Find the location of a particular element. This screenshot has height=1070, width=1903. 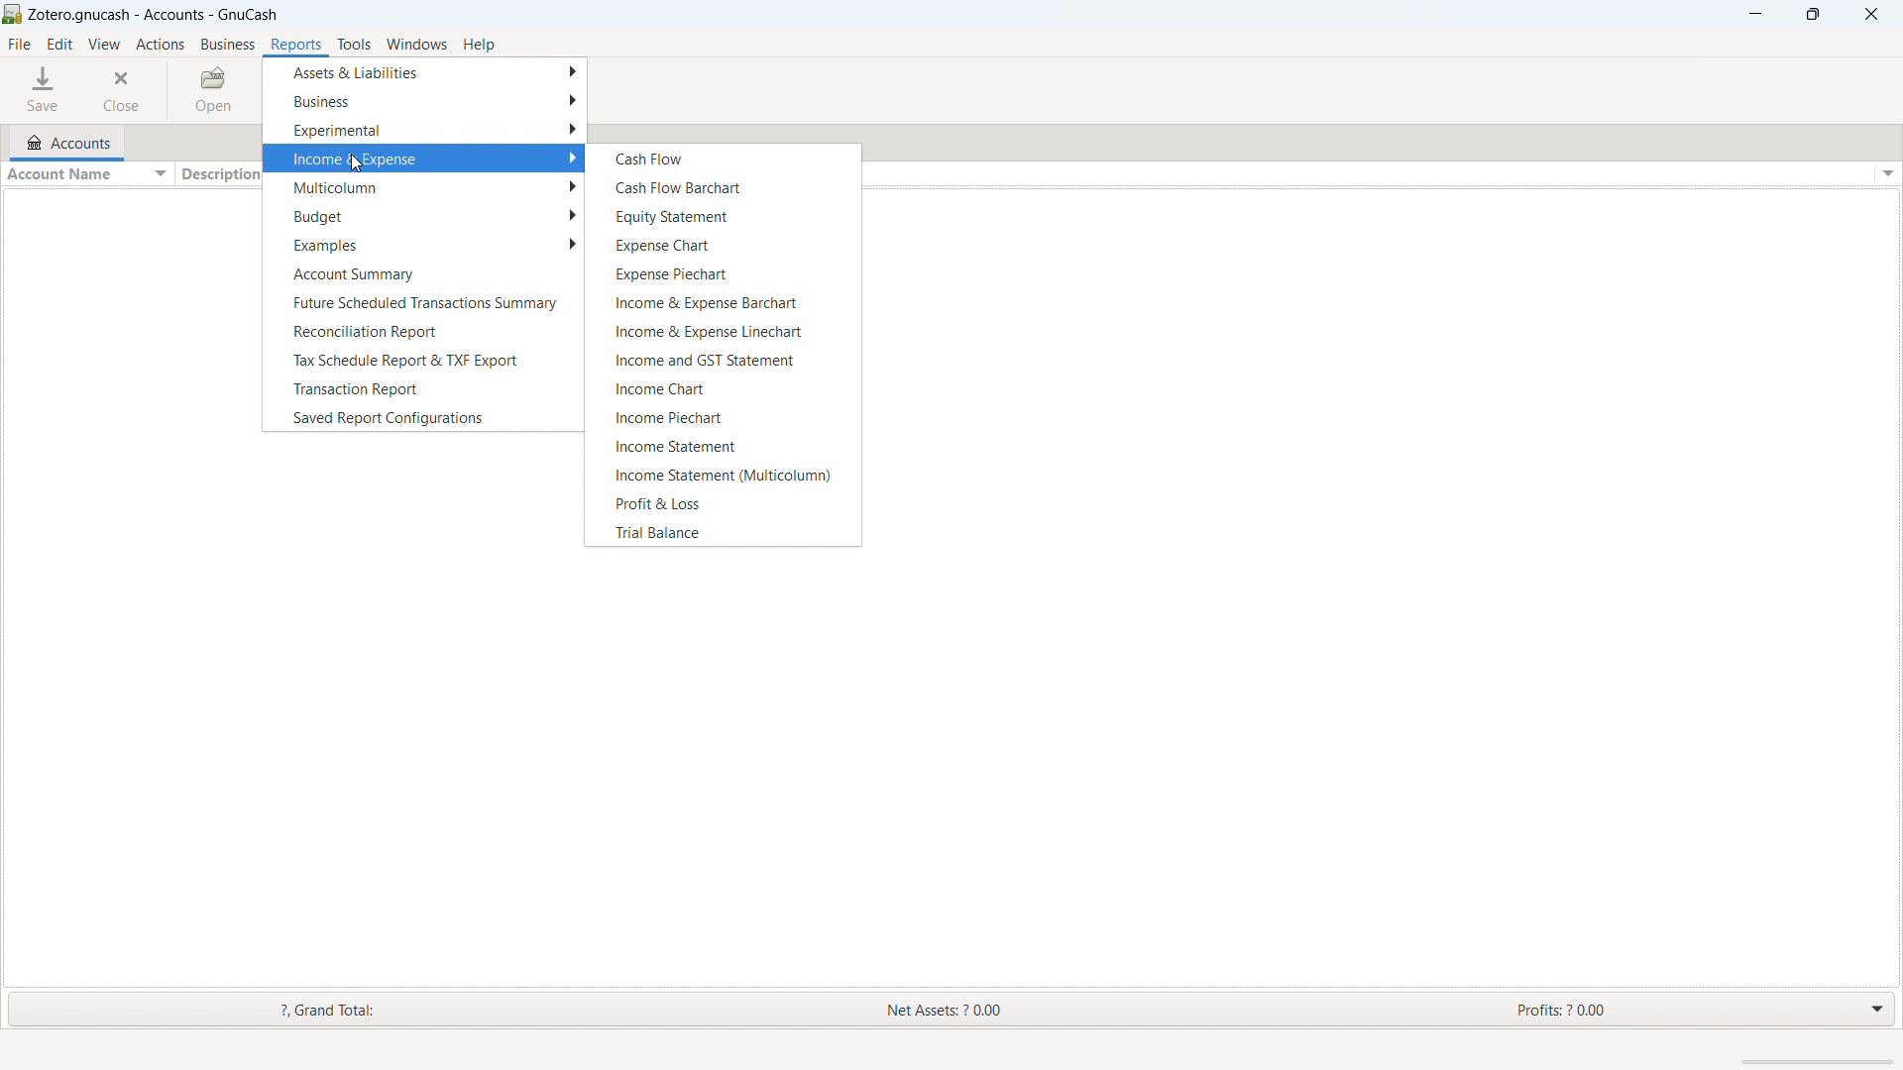

cursor is located at coordinates (351, 162).